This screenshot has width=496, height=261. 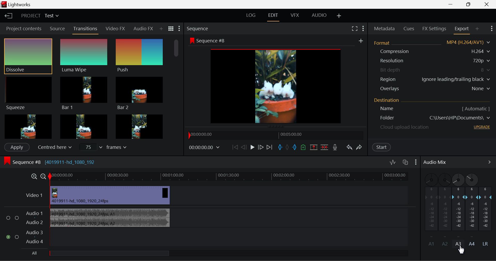 What do you see at coordinates (106, 147) in the screenshot?
I see `Frames Input` at bounding box center [106, 147].